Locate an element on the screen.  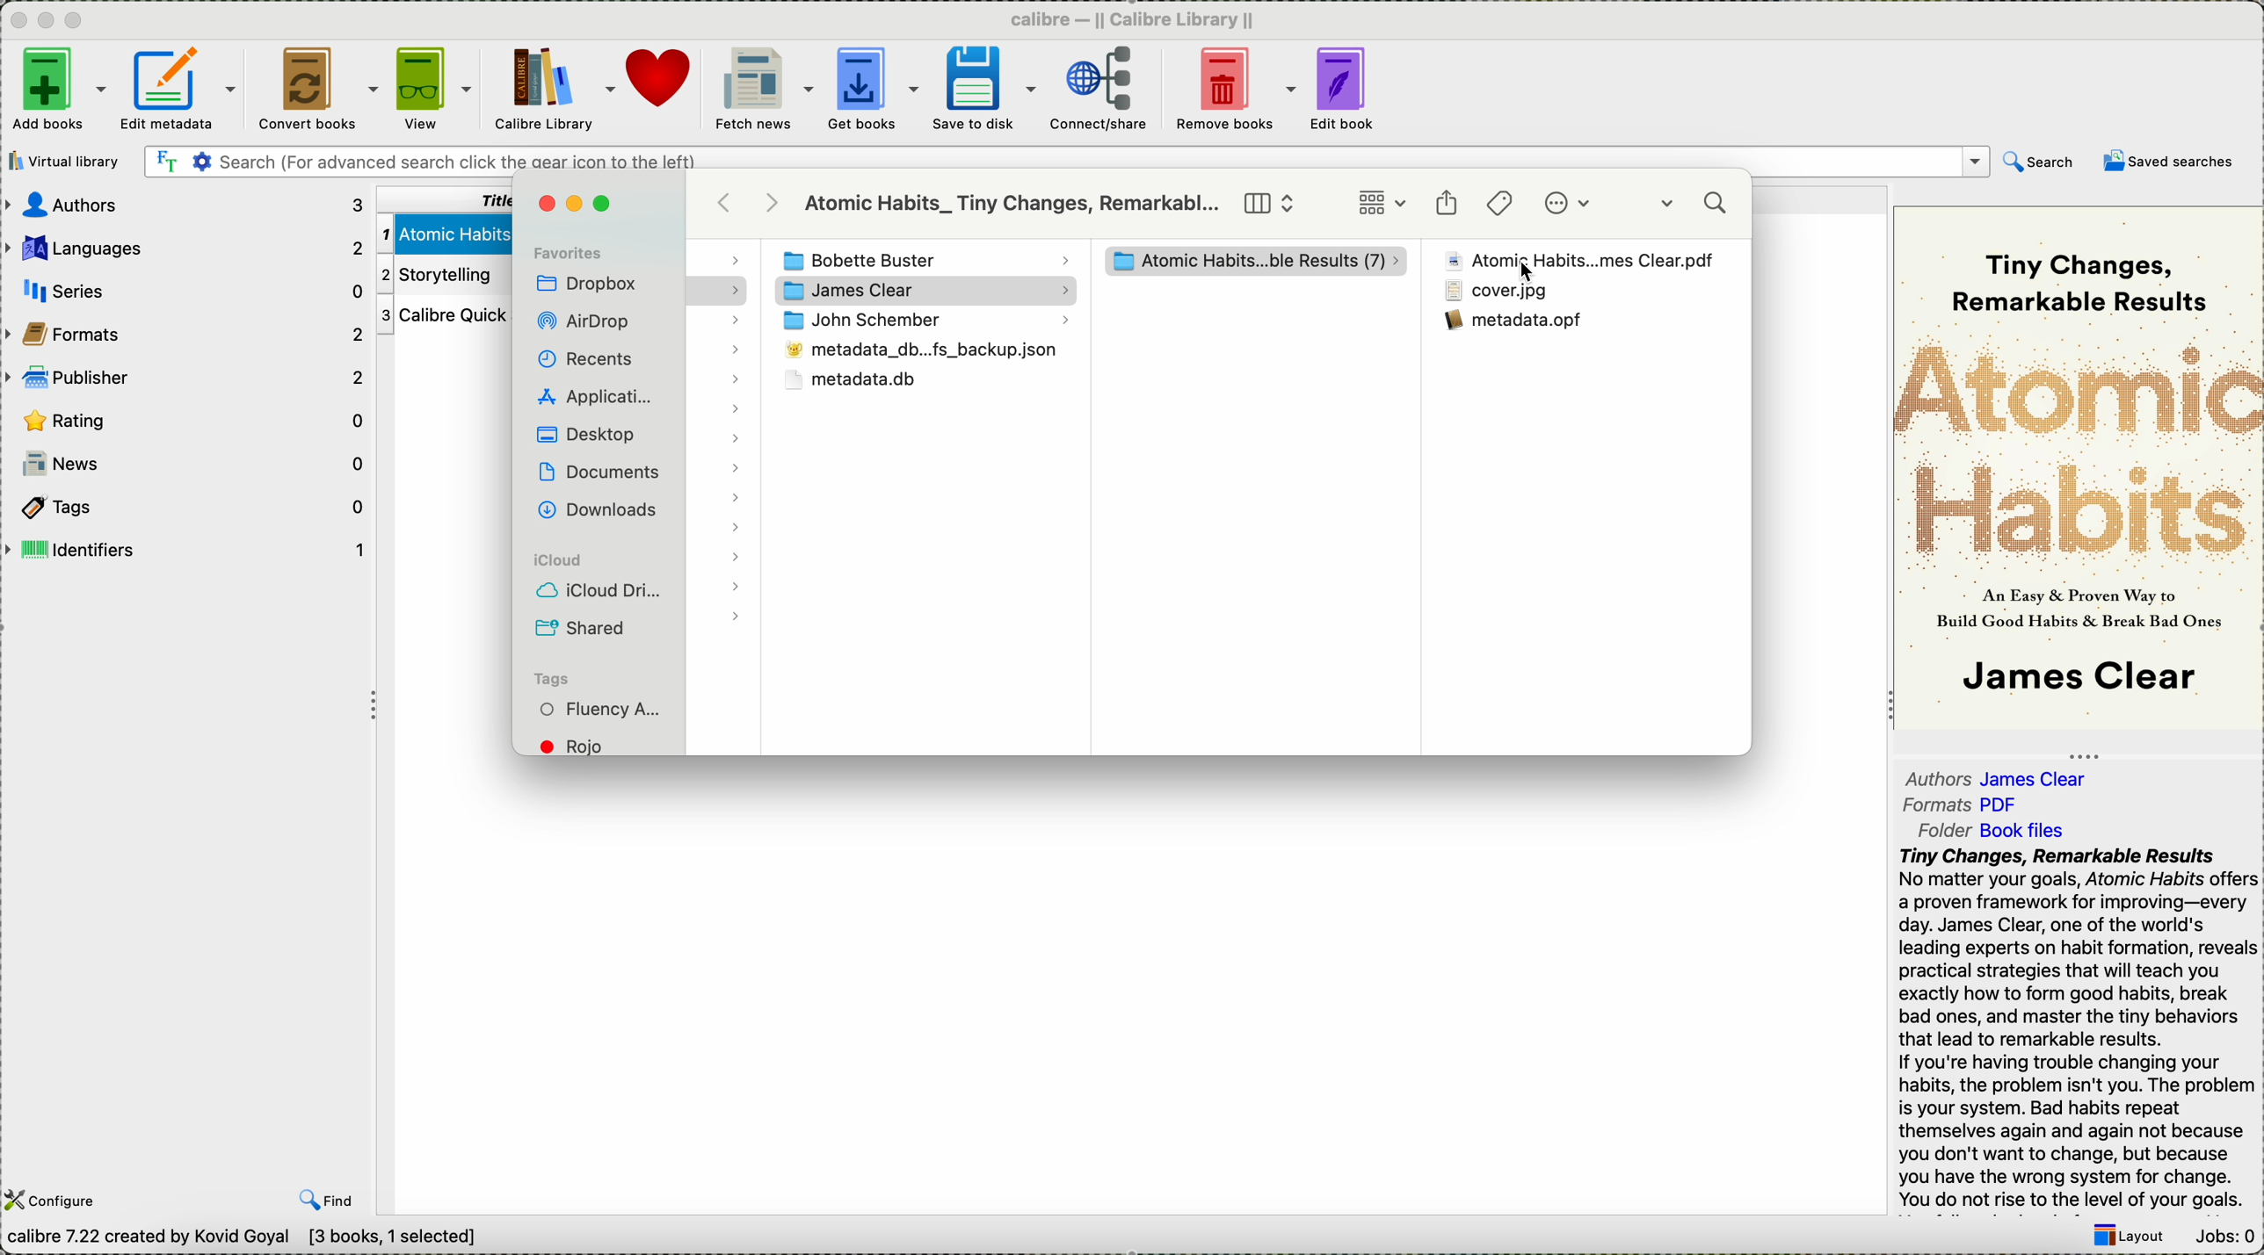
formats is located at coordinates (1965, 805).